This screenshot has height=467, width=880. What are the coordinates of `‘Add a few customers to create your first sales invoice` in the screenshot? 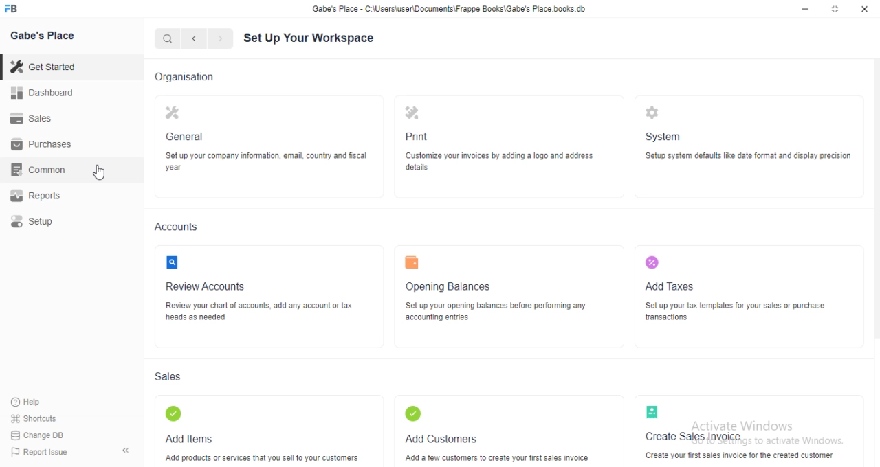 It's located at (502, 458).